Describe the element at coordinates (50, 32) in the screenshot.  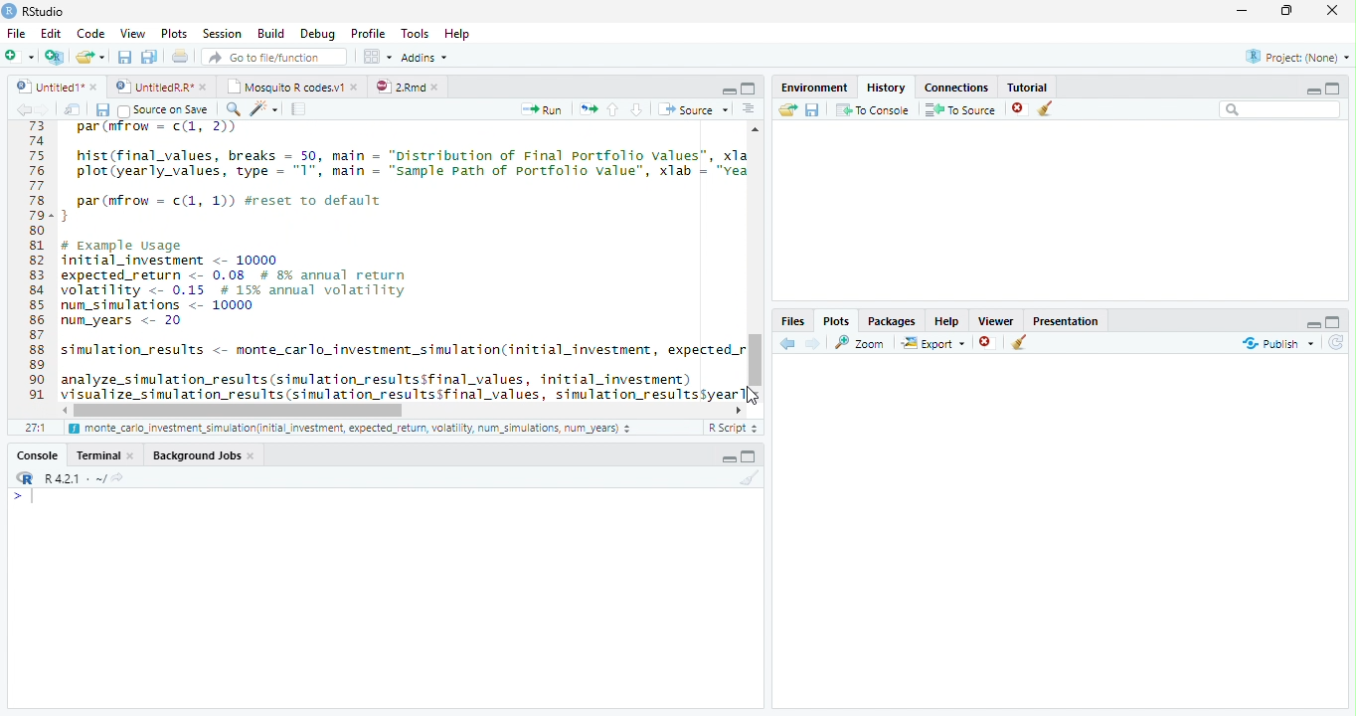
I see `Edit` at that location.